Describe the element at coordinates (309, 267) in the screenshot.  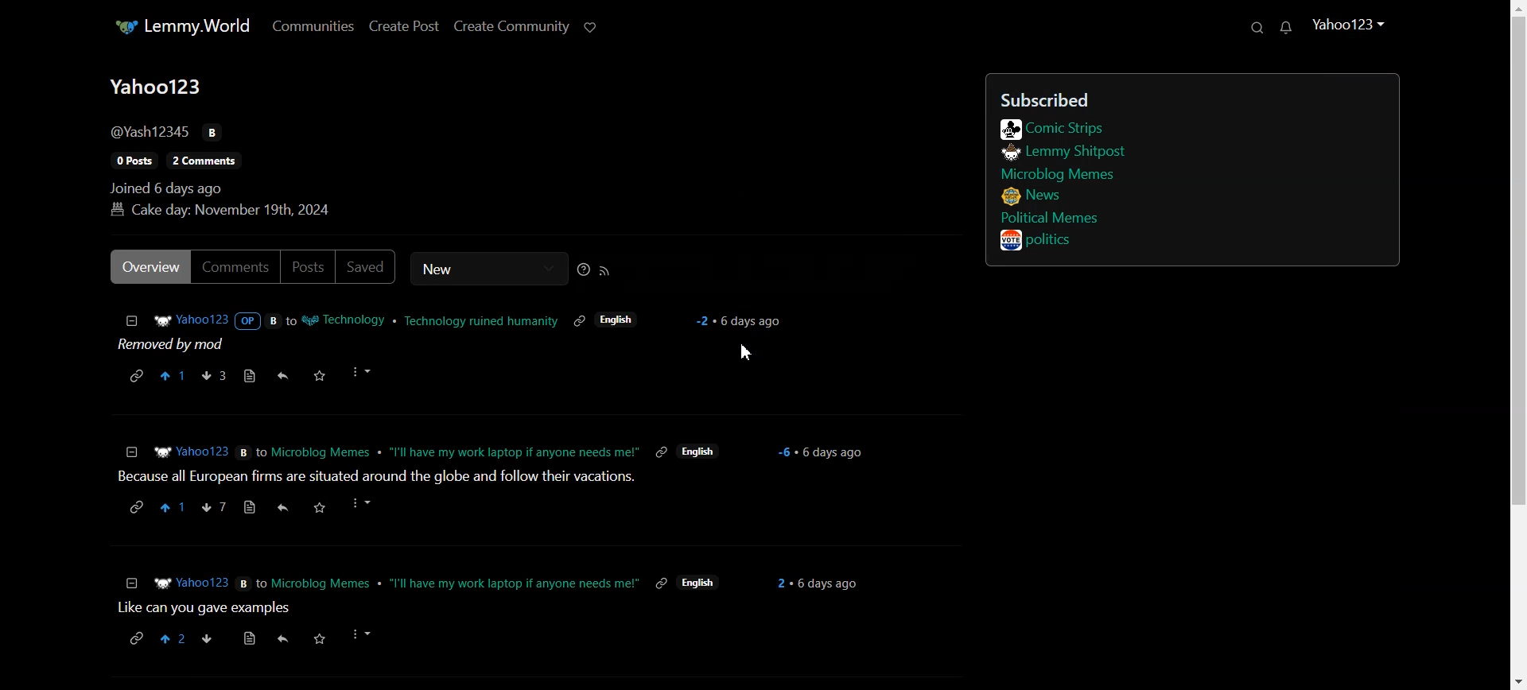
I see `Posts` at that location.